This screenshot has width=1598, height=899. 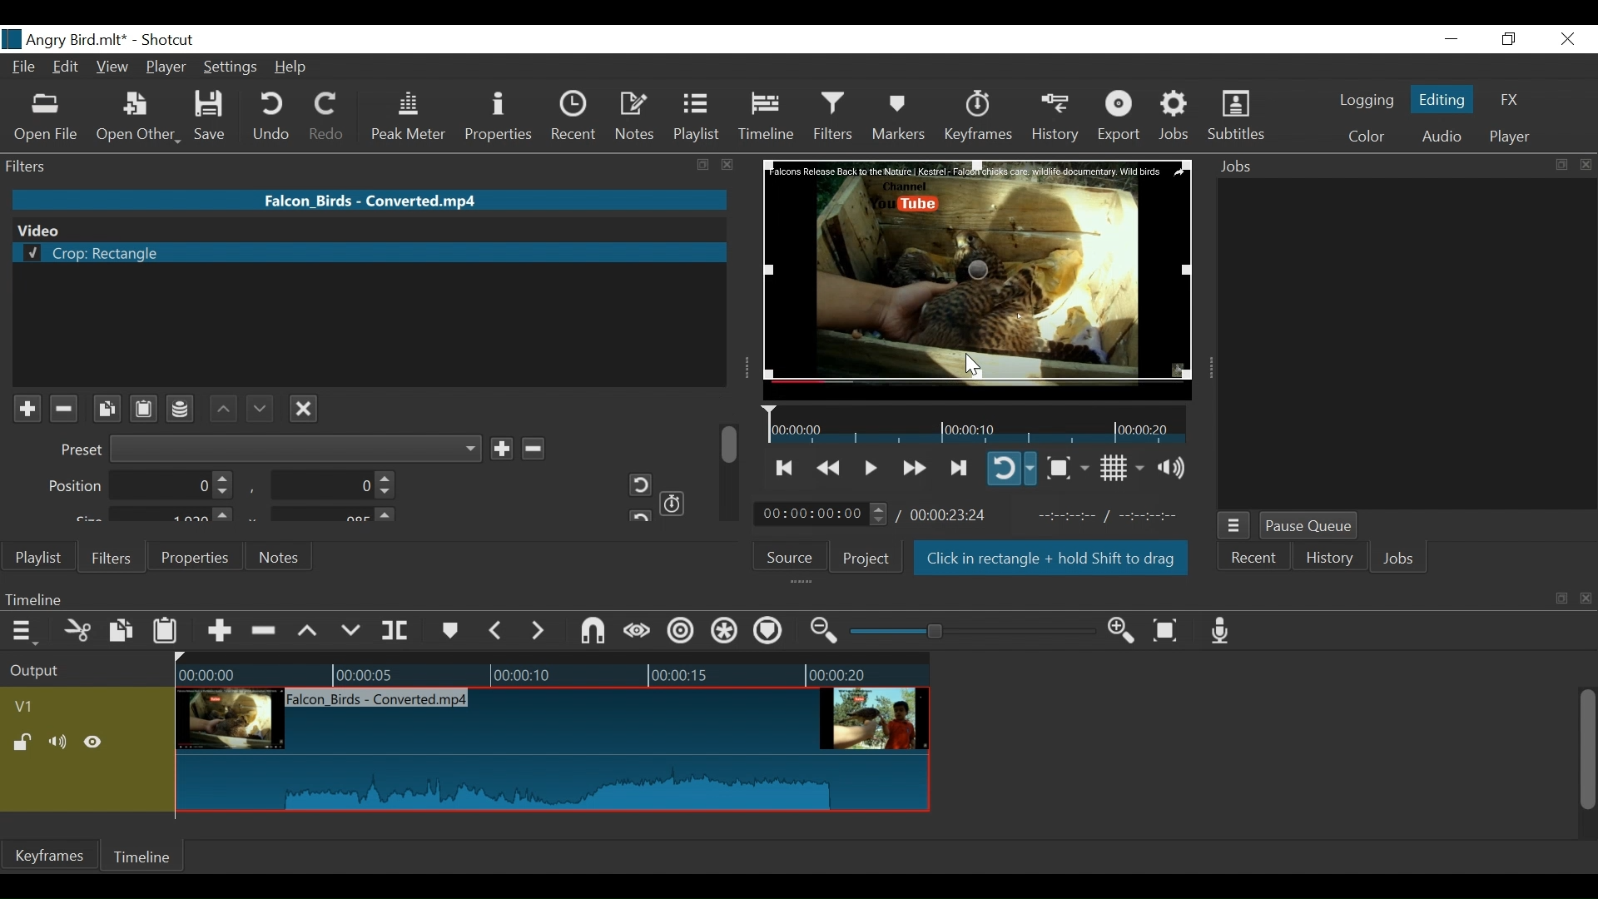 I want to click on Recent, so click(x=1252, y=560).